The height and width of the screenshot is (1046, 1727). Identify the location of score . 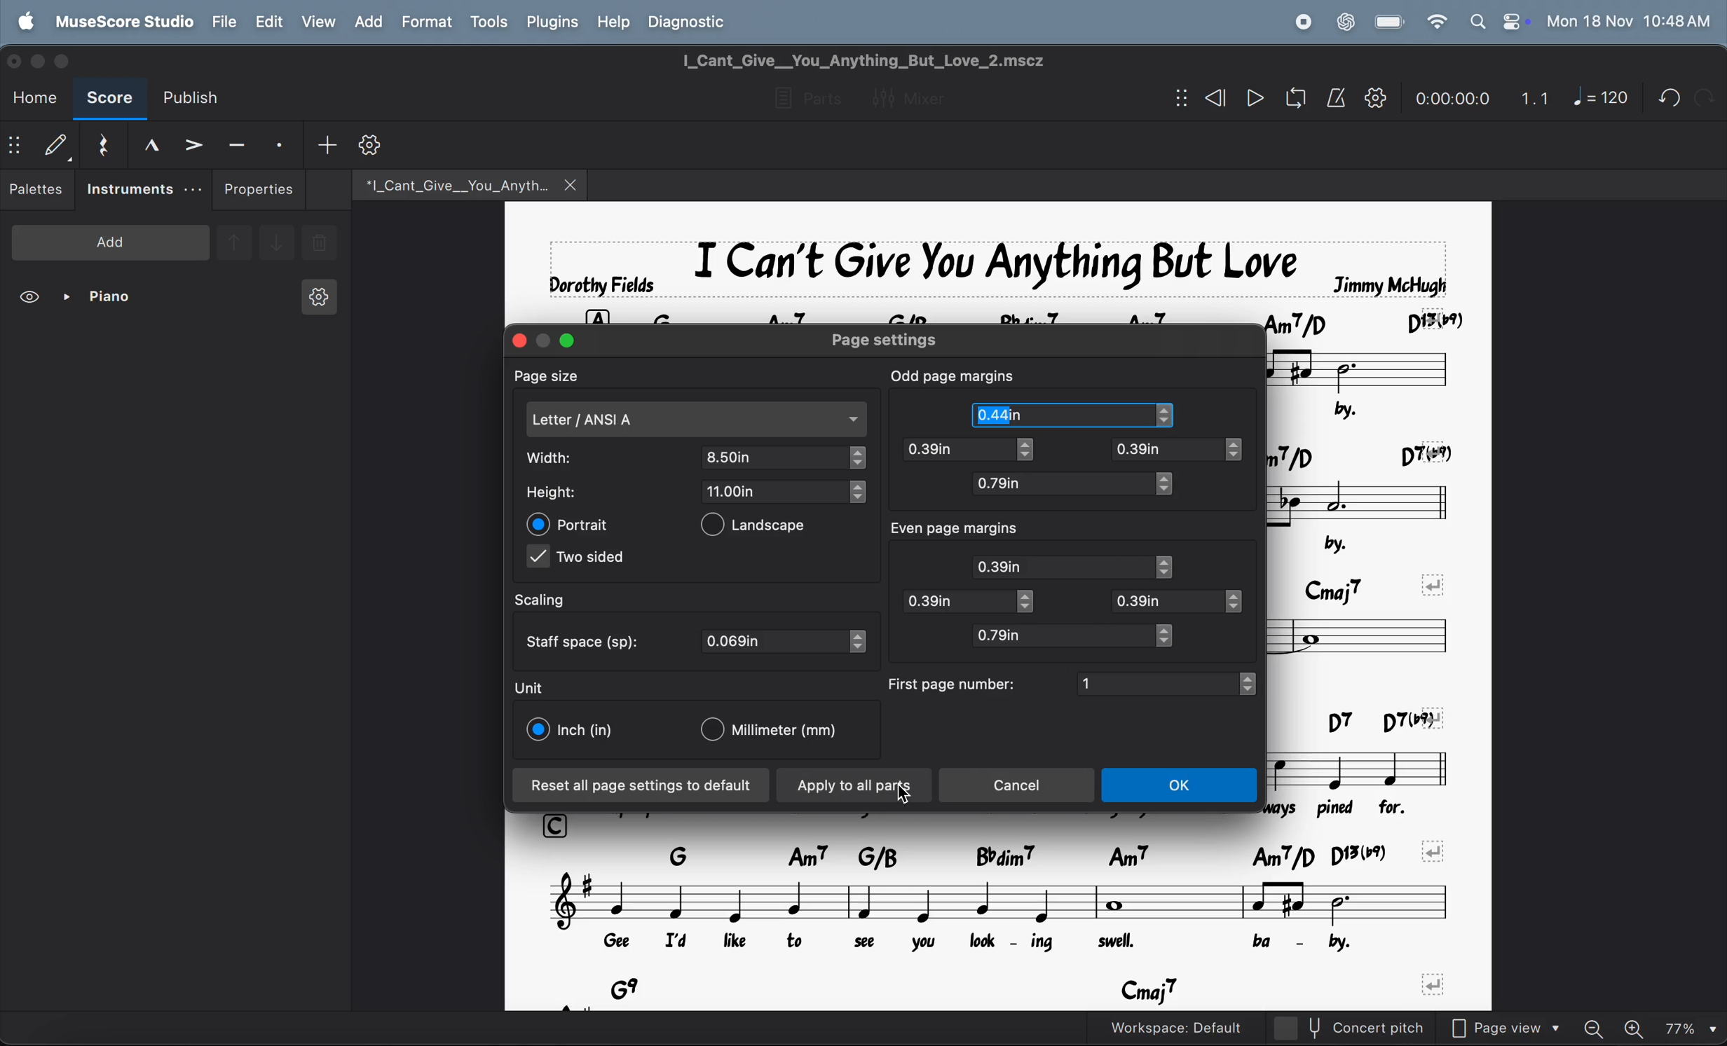
(109, 100).